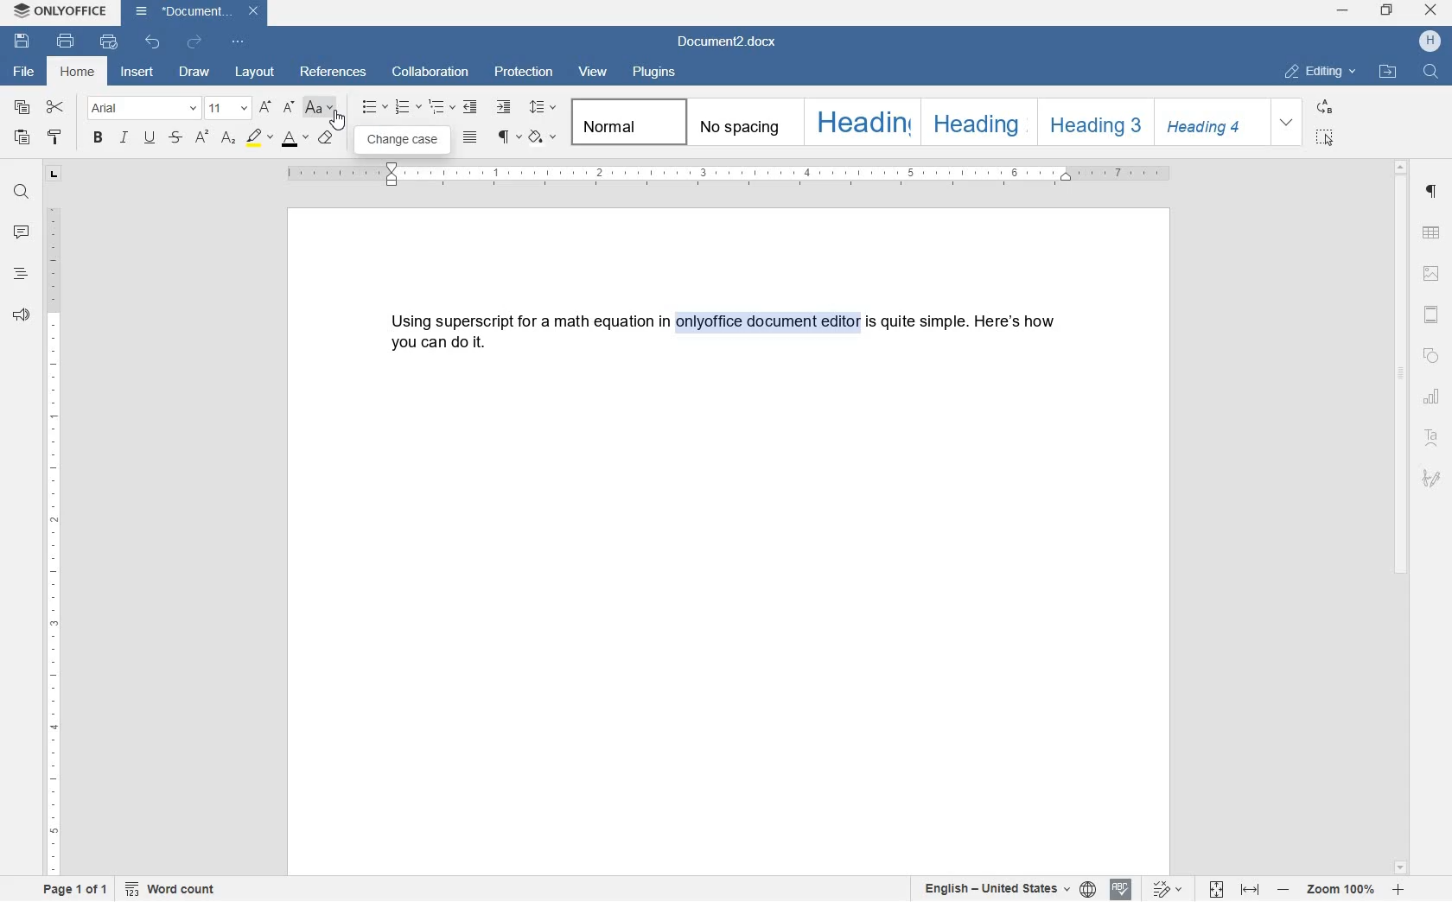 This screenshot has height=902, width=1452. I want to click on spell check, so click(1119, 890).